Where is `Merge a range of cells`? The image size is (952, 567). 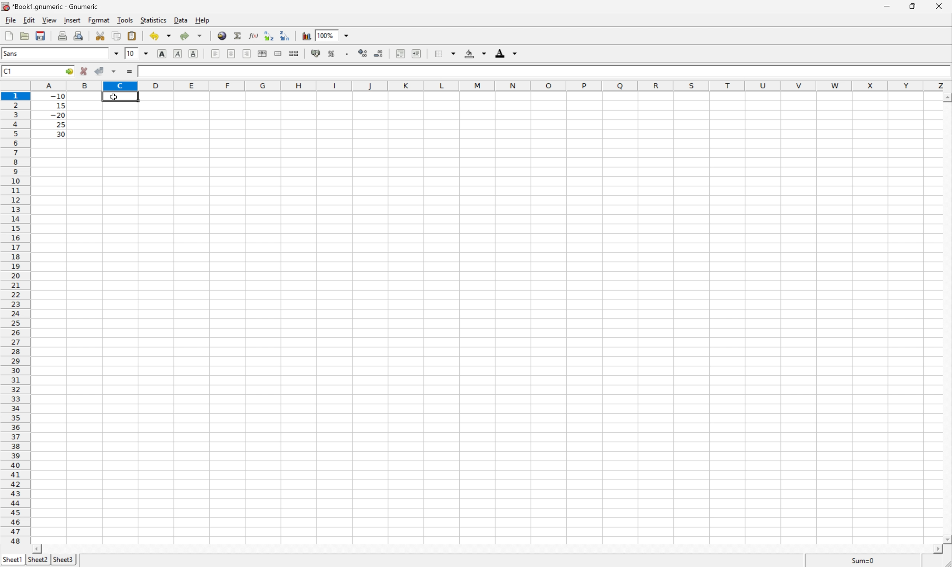
Merge a range of cells is located at coordinates (279, 53).